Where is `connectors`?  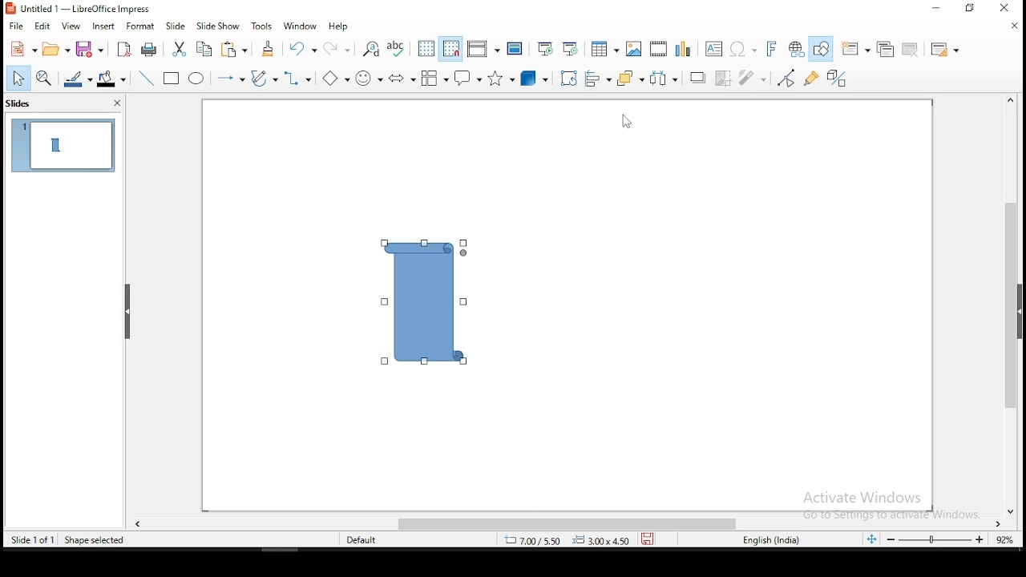
connectors is located at coordinates (301, 78).